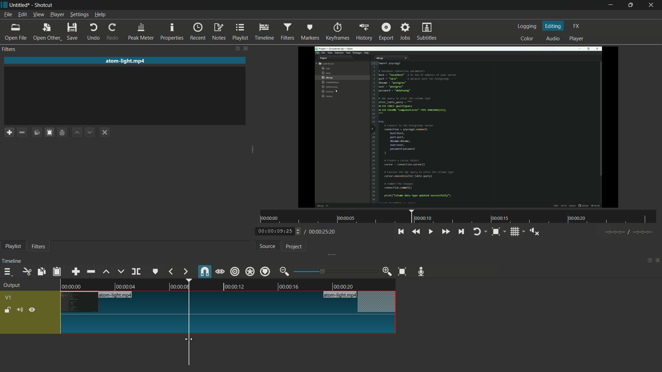 This screenshot has height=372, width=662. Describe the element at coordinates (57, 14) in the screenshot. I see `player menu` at that location.